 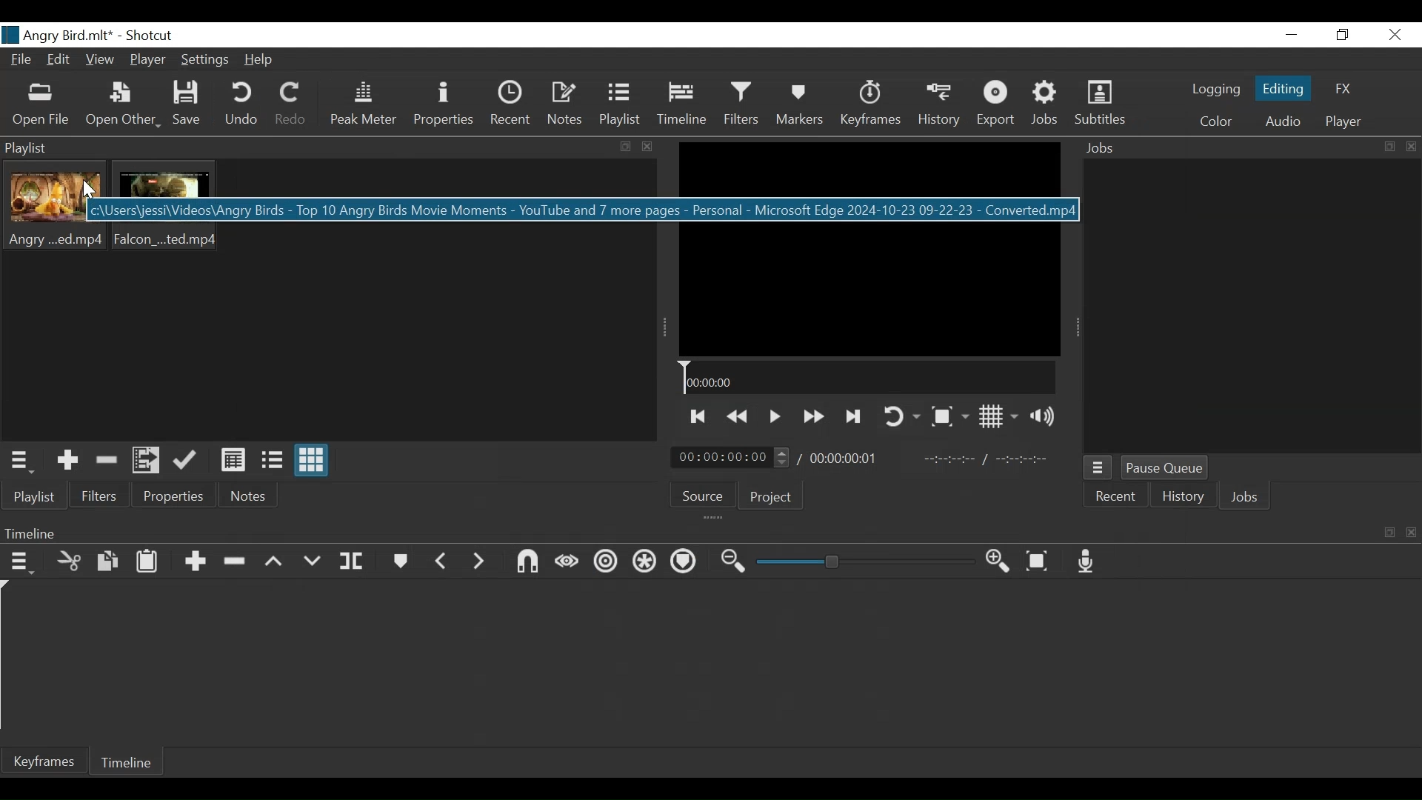 What do you see at coordinates (444, 106) in the screenshot?
I see `Properties` at bounding box center [444, 106].